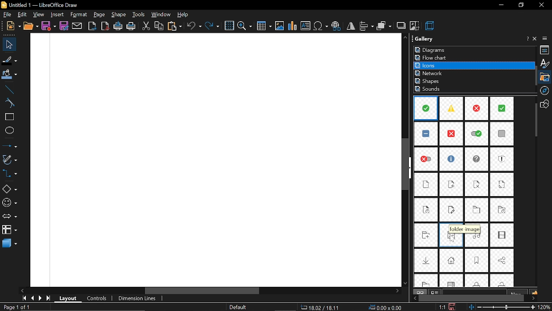 The image size is (552, 311). I want to click on view, so click(38, 15).